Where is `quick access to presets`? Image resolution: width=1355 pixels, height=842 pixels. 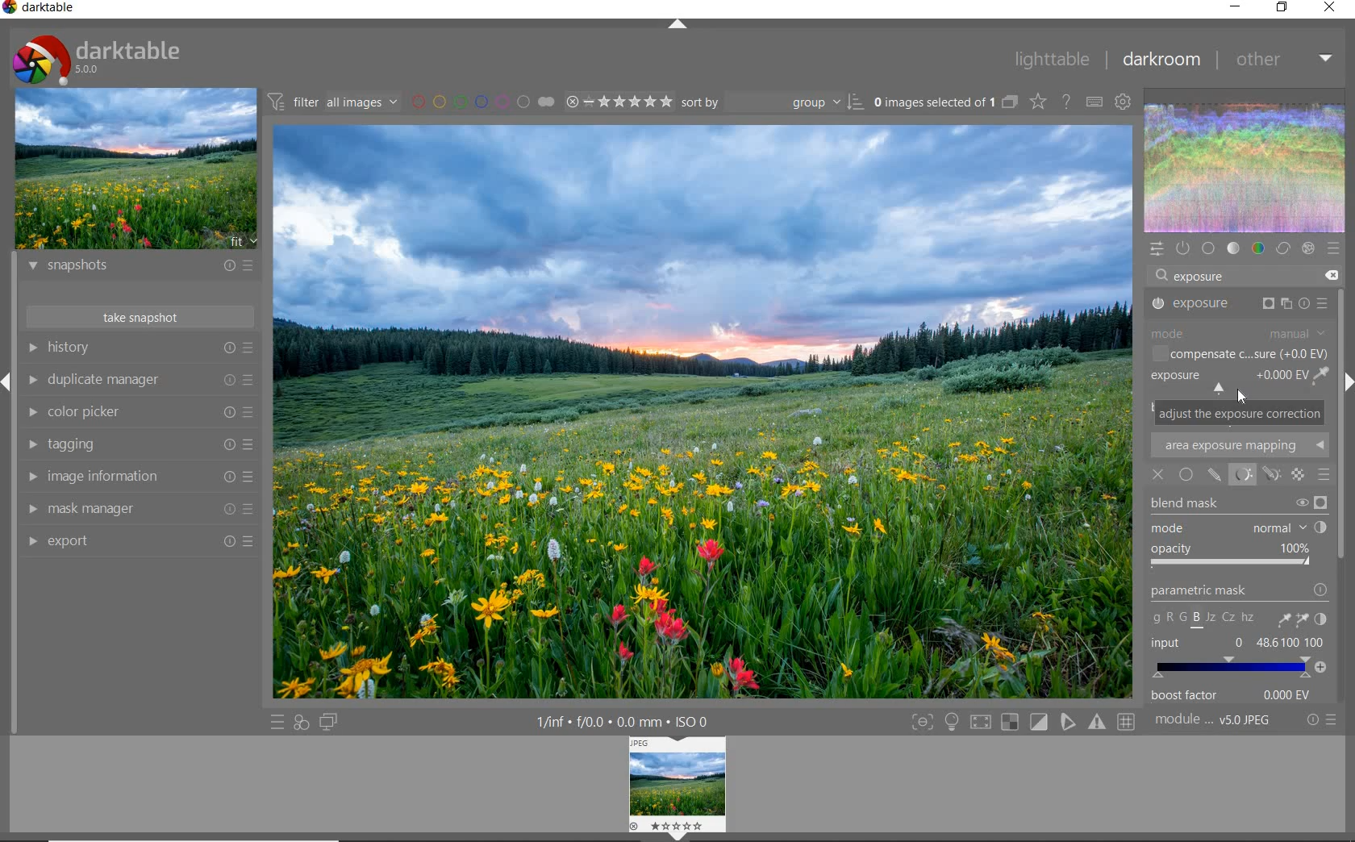
quick access to presets is located at coordinates (277, 723).